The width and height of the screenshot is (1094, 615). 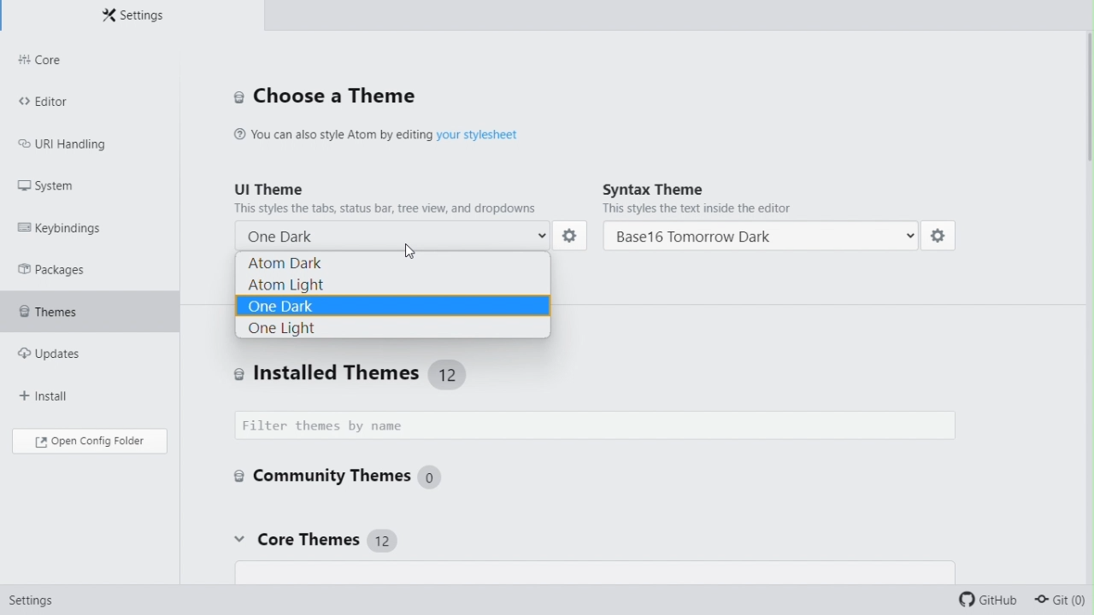 I want to click on choose a theme, so click(x=325, y=95).